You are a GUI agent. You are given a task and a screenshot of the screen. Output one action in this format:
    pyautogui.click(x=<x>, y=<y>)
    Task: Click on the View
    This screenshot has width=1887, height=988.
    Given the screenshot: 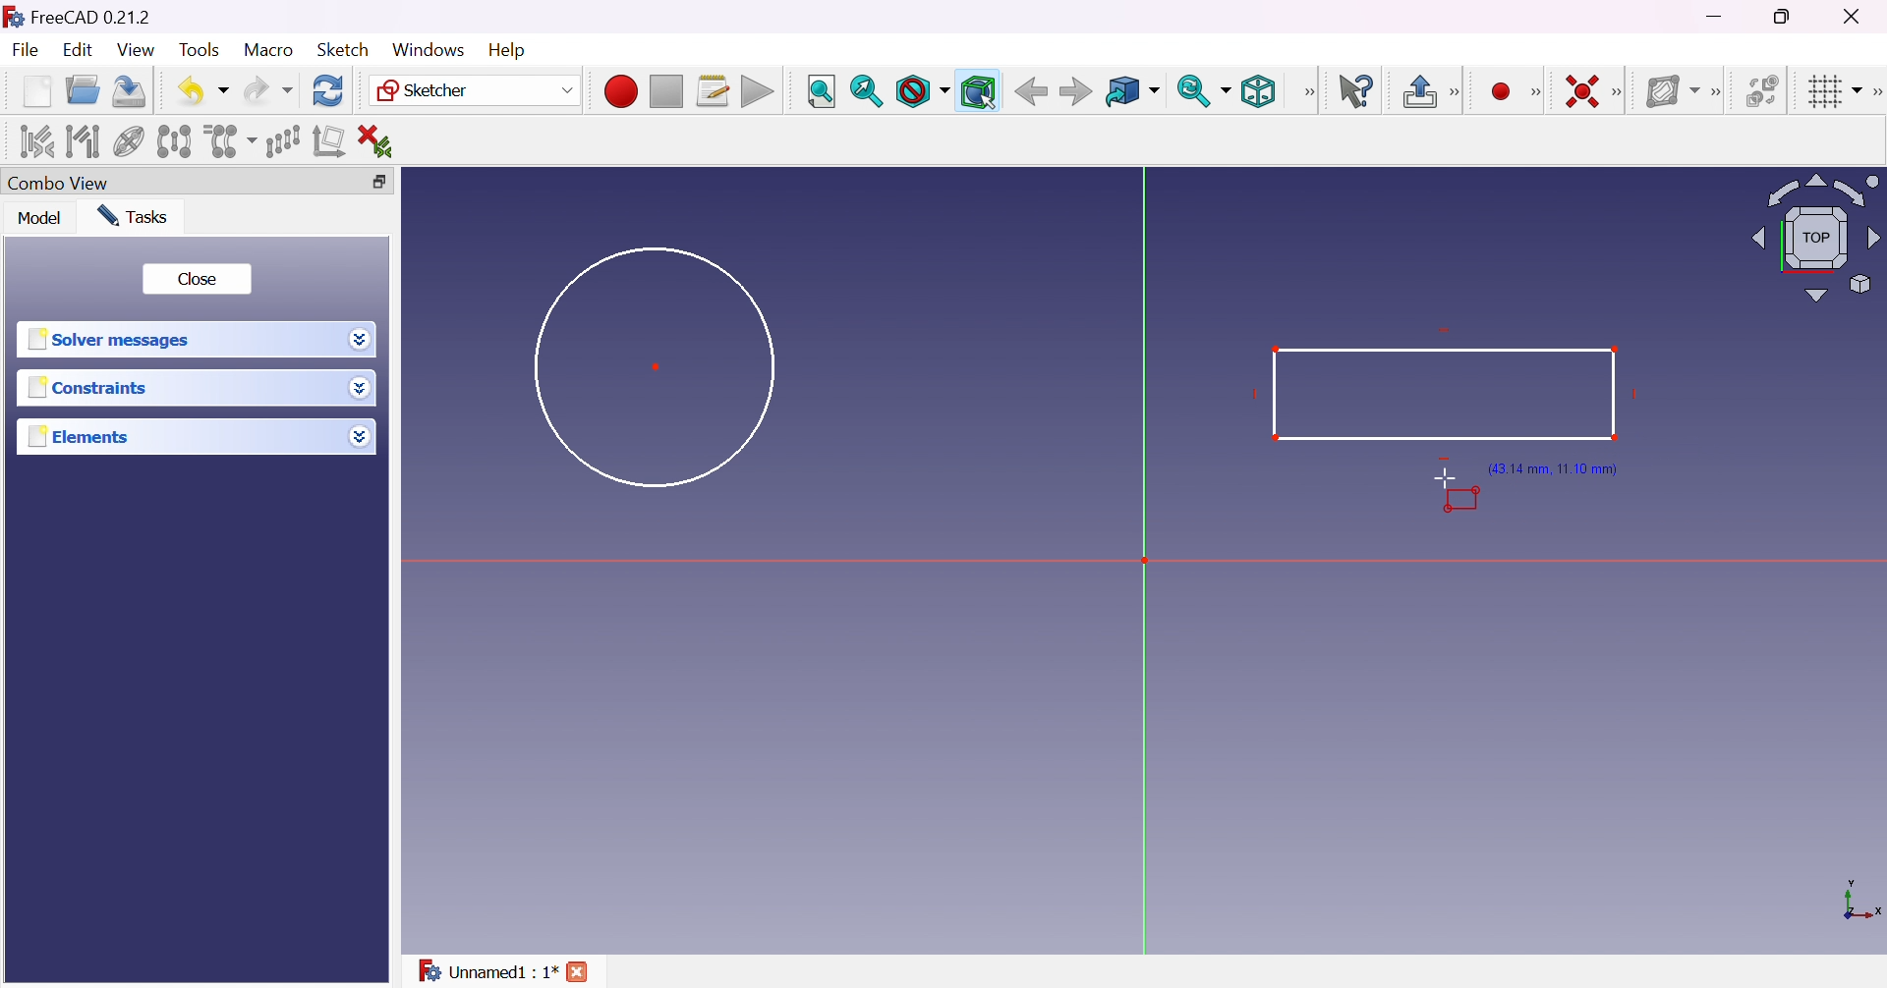 What is the action you would take?
    pyautogui.click(x=1310, y=91)
    